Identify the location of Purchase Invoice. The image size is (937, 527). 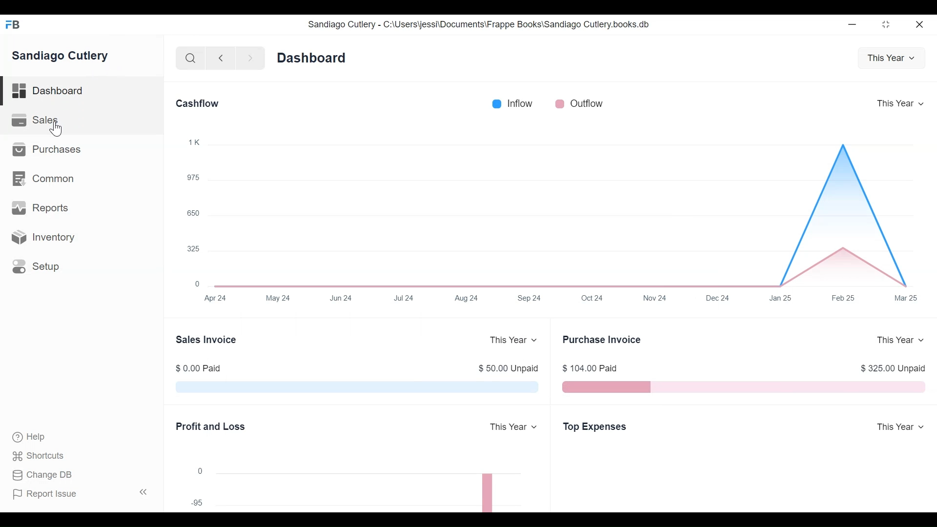
(603, 339).